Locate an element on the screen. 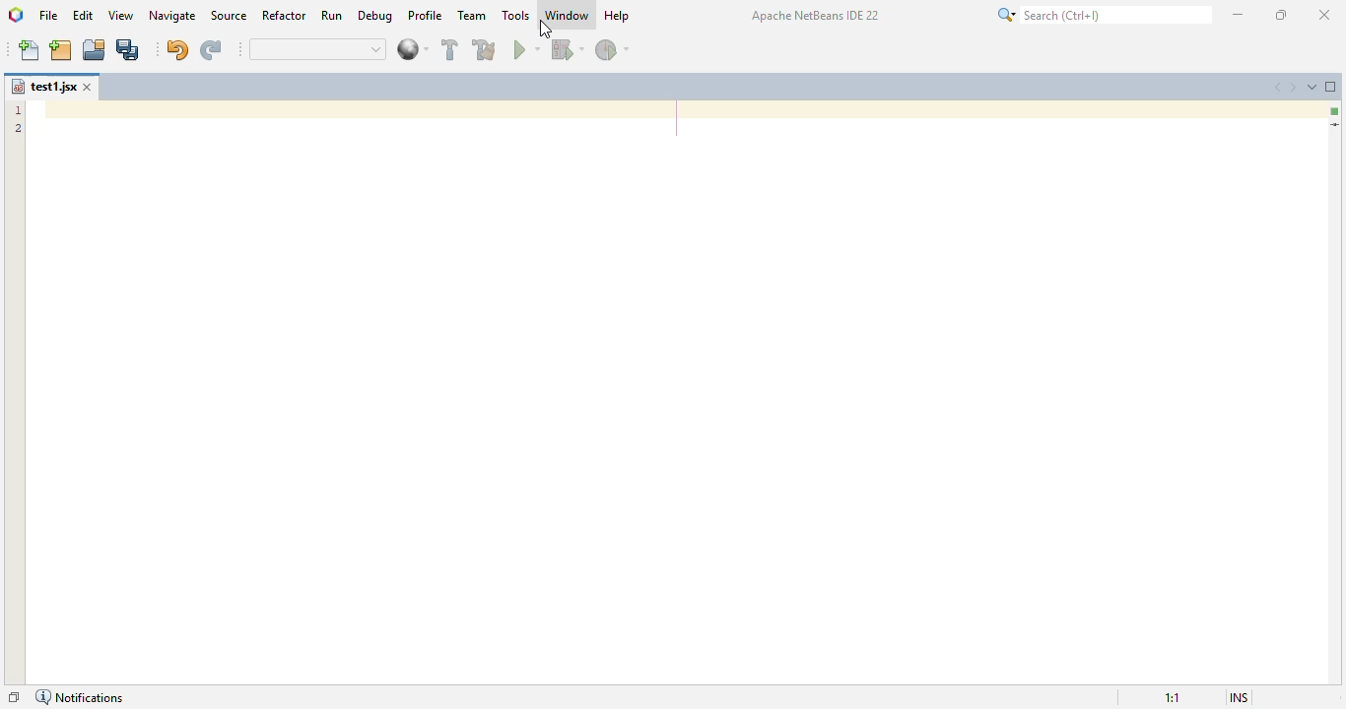 Image resolution: width=1346 pixels, height=709 pixels. team is located at coordinates (472, 15).